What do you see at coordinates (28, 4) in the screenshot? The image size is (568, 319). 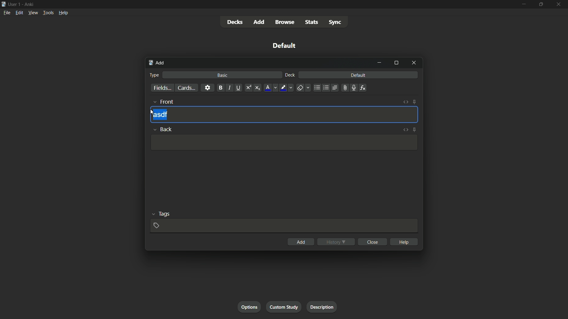 I see `Ankri` at bounding box center [28, 4].